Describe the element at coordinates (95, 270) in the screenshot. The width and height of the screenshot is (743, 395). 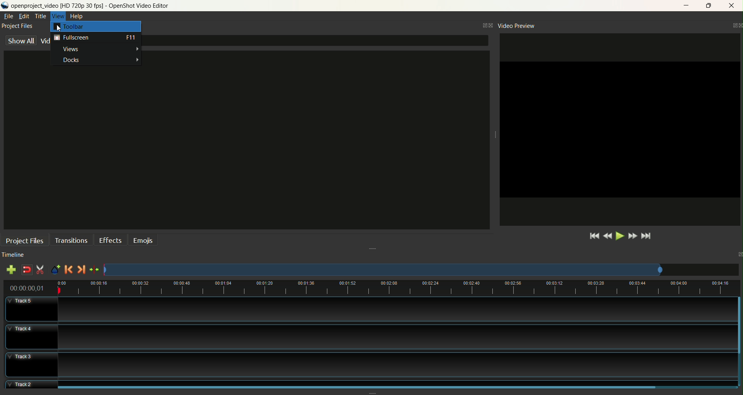
I see `center the timeline on playhead` at that location.